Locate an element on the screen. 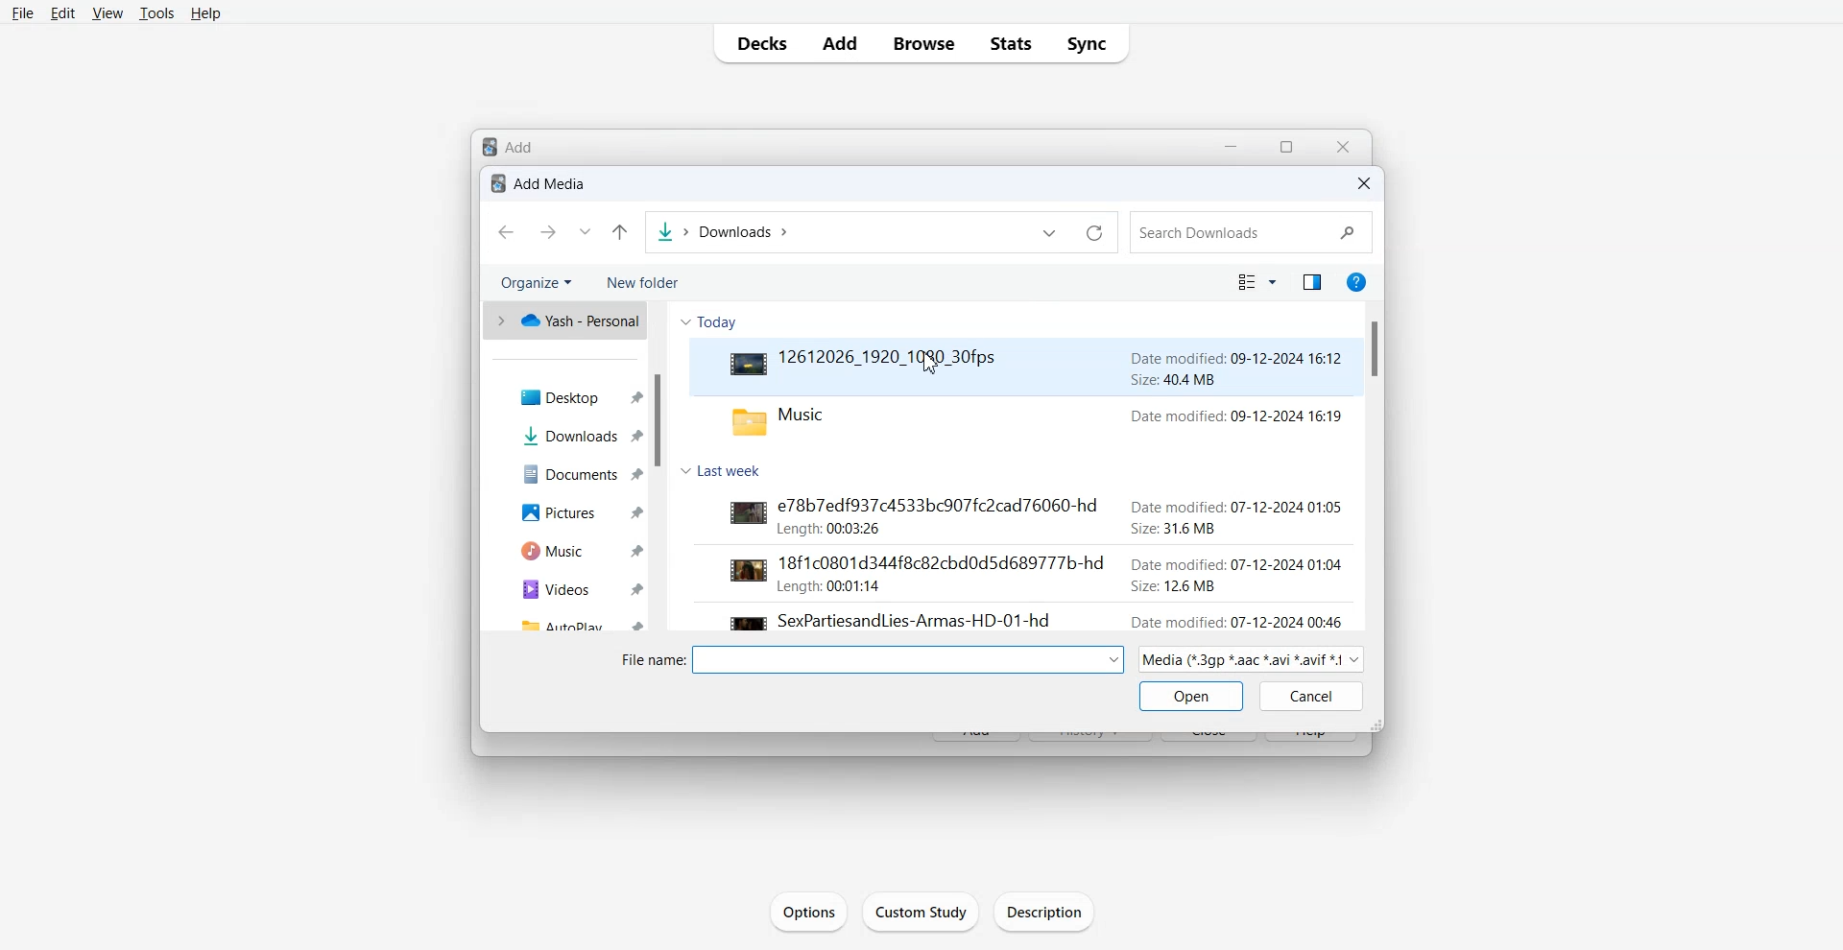 Image resolution: width=1843 pixels, height=950 pixels. File Path Adress is located at coordinates (725, 231).